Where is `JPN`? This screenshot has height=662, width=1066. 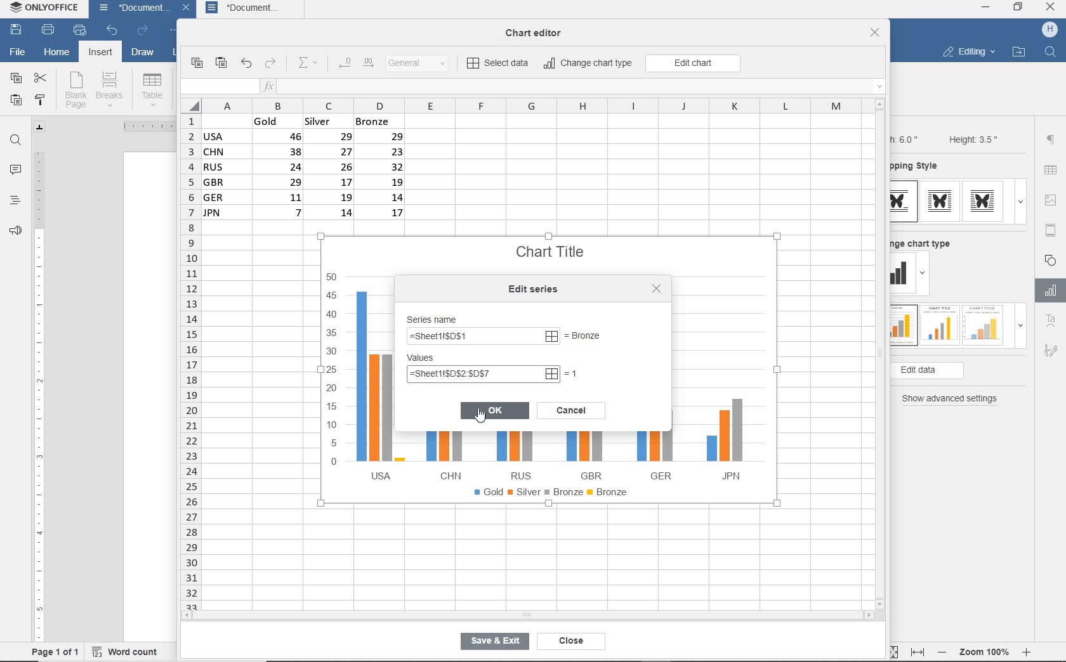 JPN is located at coordinates (721, 441).